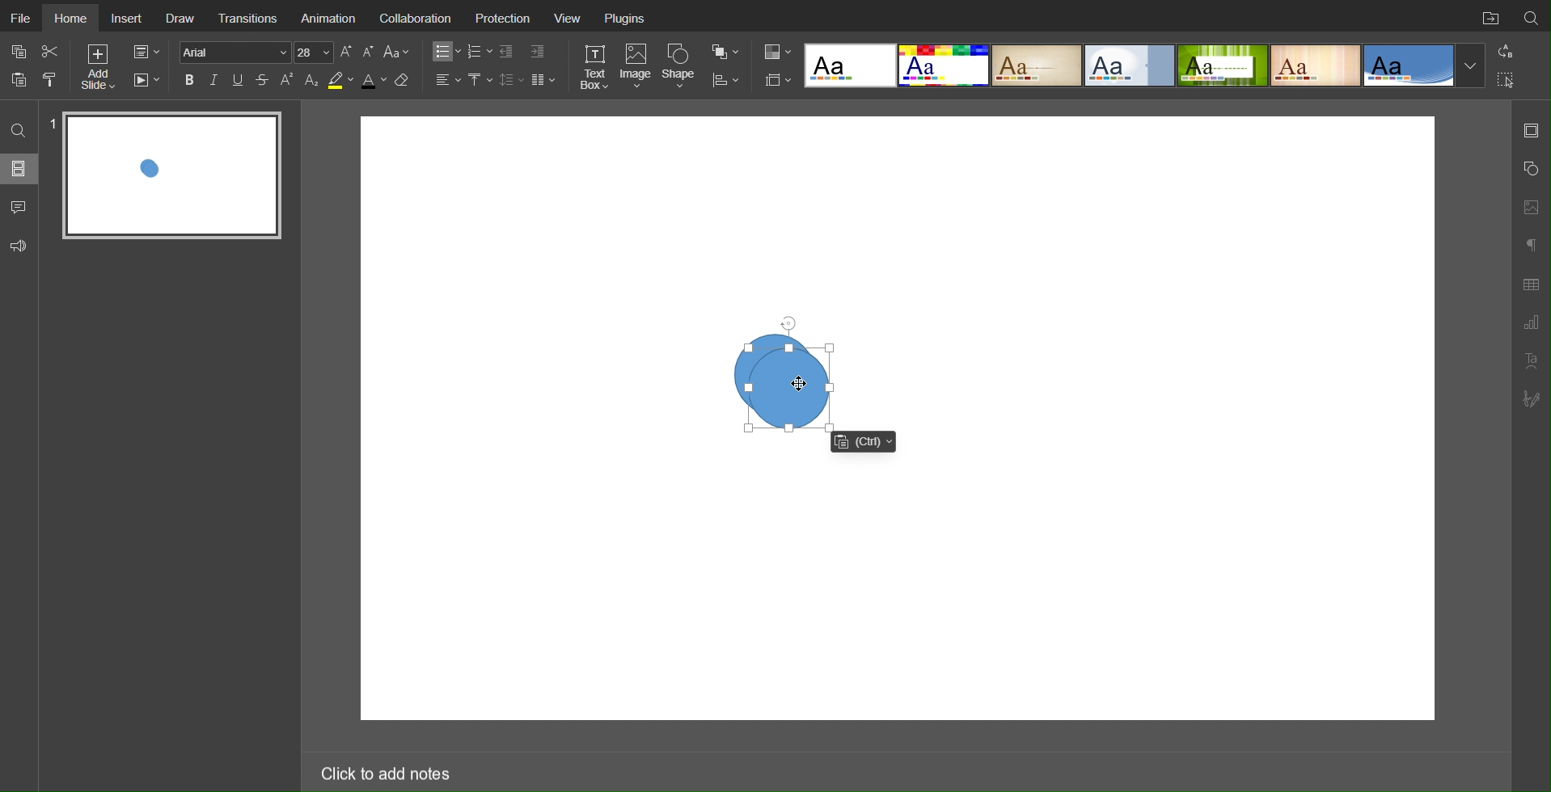  I want to click on Slide 1, so click(173, 176).